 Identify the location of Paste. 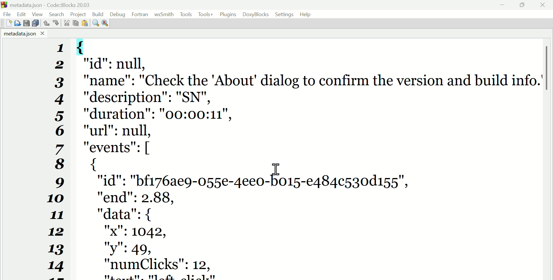
(85, 23).